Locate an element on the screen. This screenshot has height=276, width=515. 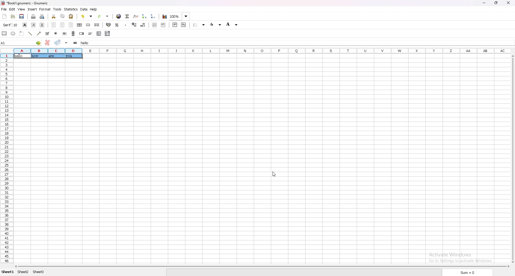
slider is located at coordinates (90, 33).